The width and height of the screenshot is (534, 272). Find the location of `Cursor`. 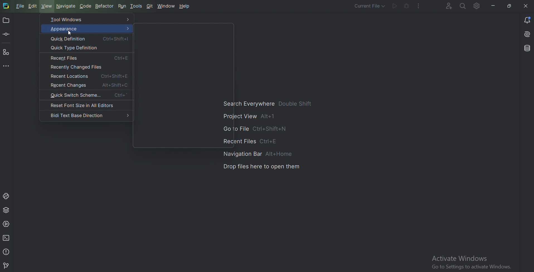

Cursor is located at coordinates (70, 33).